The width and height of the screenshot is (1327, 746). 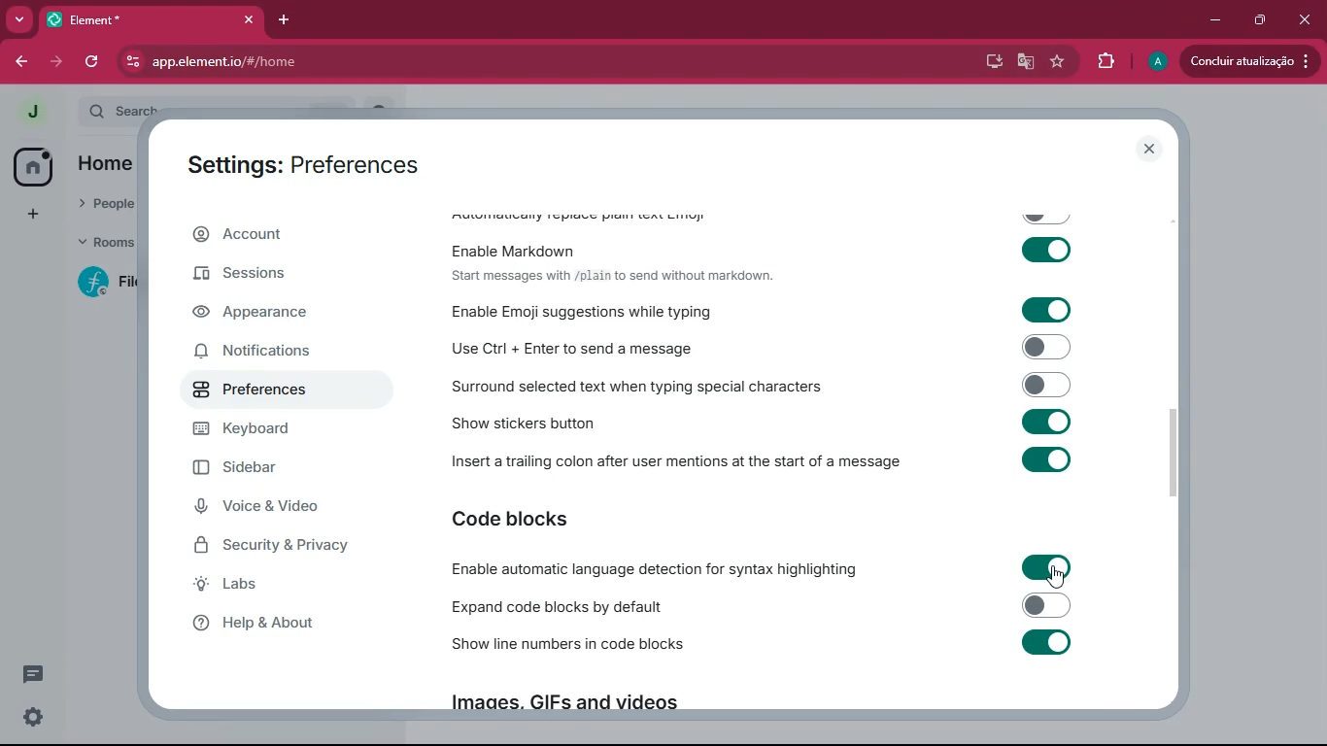 I want to click on desktop, so click(x=992, y=62).